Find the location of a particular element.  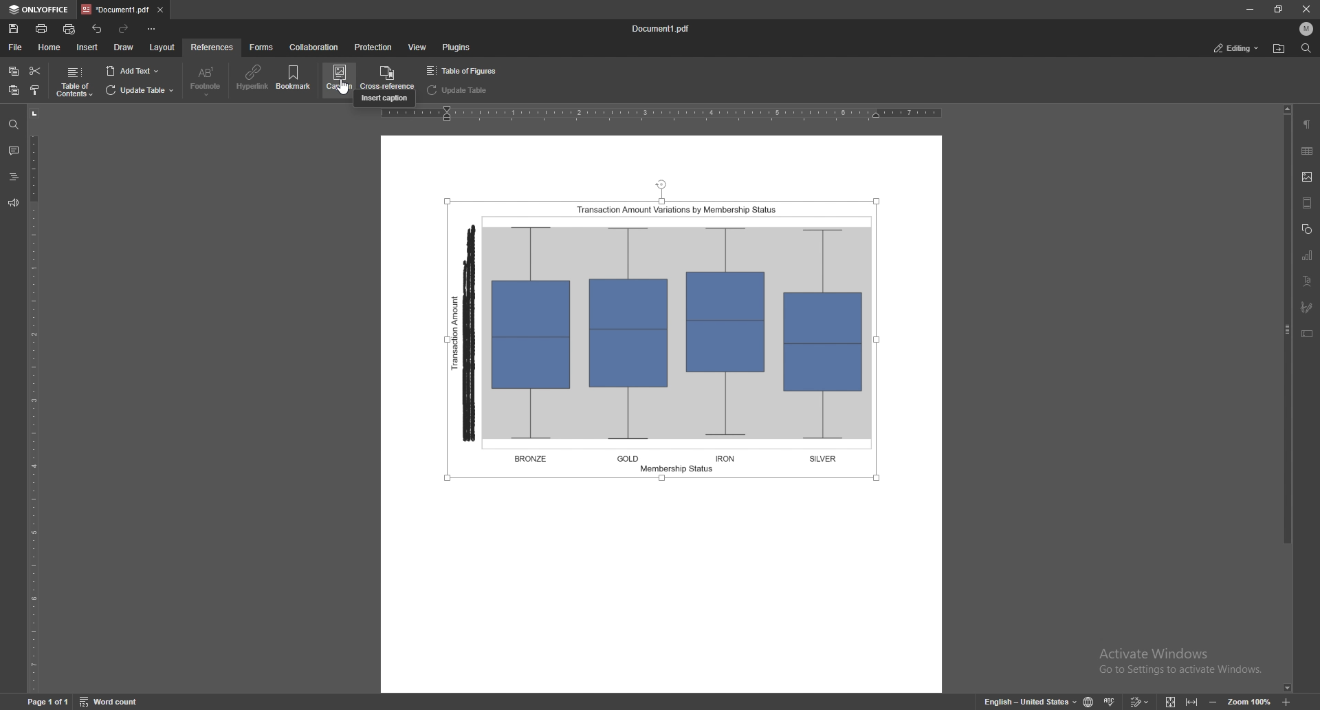

zoom in is located at coordinates (1286, 700).